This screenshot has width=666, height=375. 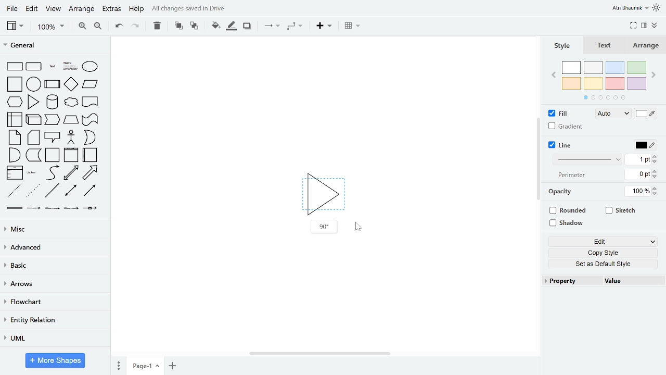 I want to click on appearence, so click(x=657, y=8).